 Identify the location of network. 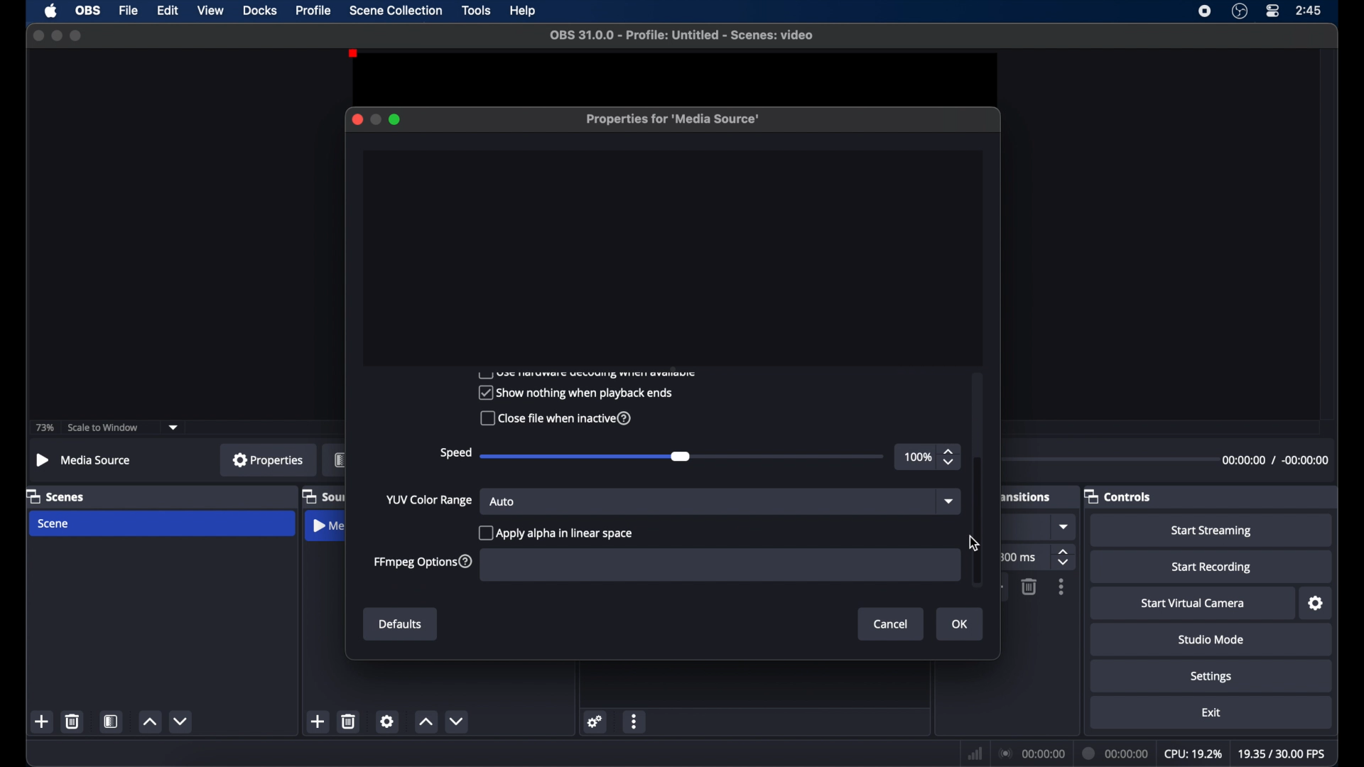
(975, 754).